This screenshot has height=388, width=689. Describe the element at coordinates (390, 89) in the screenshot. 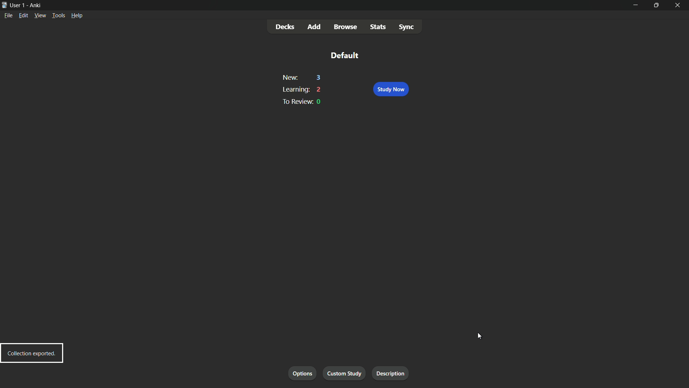

I see `study now` at that location.